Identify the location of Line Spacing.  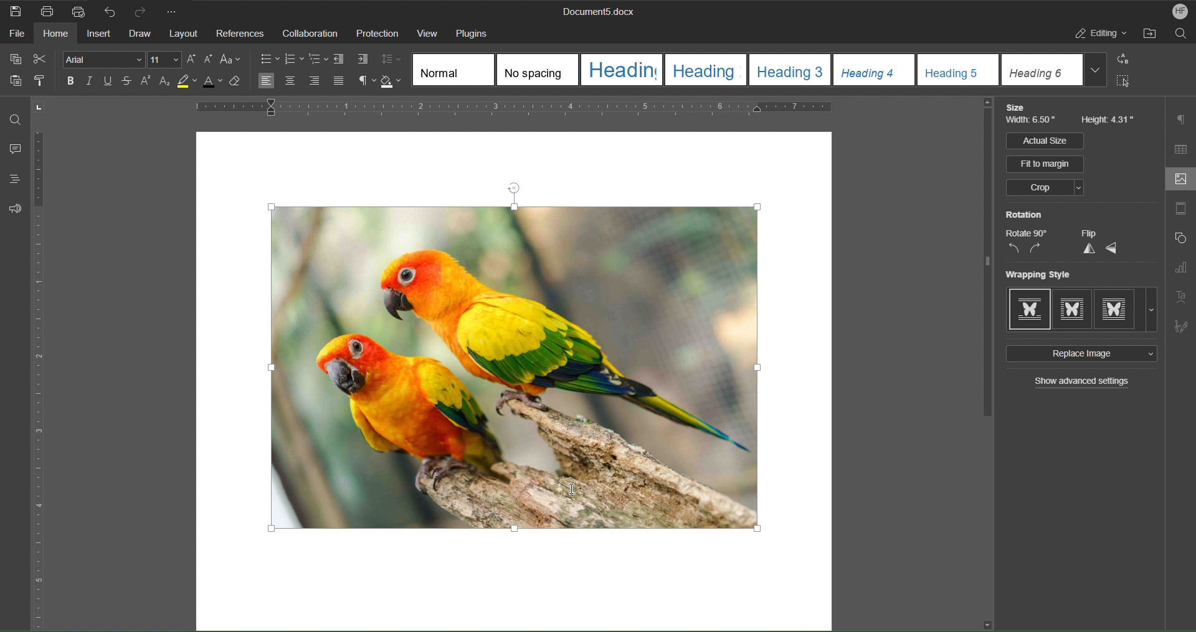
(393, 60).